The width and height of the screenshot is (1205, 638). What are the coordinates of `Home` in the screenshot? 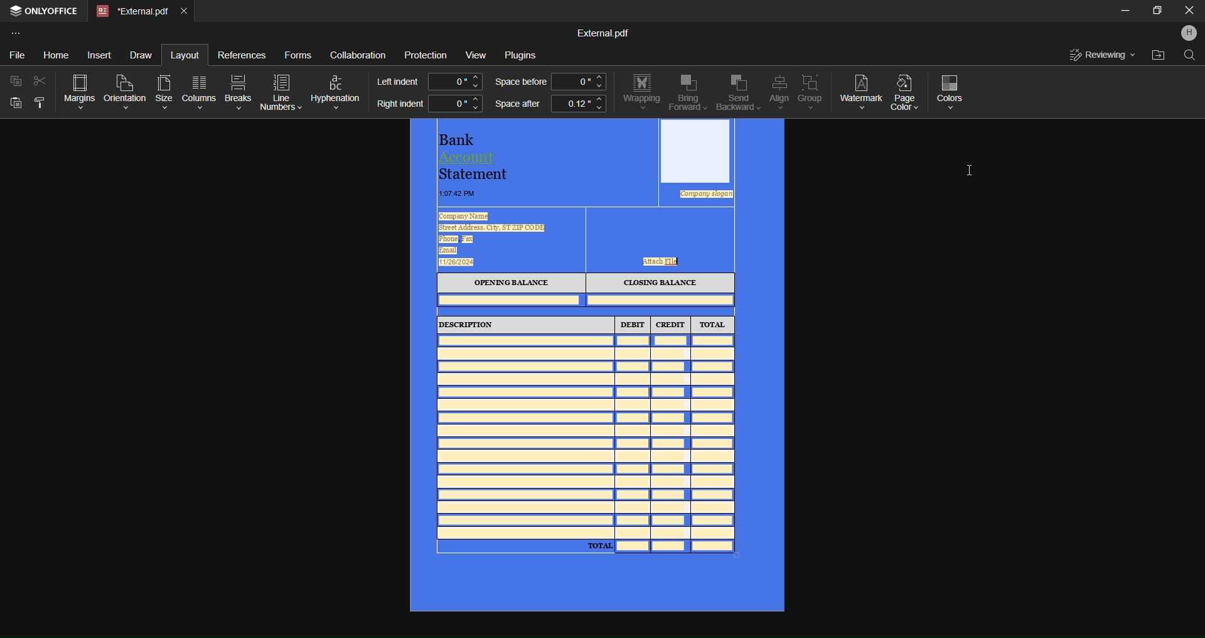 It's located at (56, 54).